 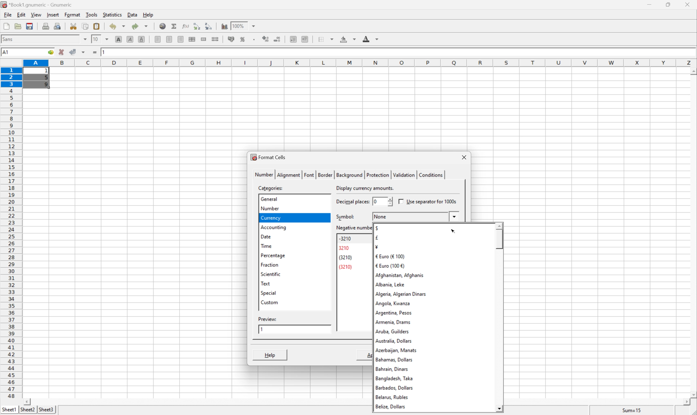 I want to click on drop down, so click(x=85, y=39).